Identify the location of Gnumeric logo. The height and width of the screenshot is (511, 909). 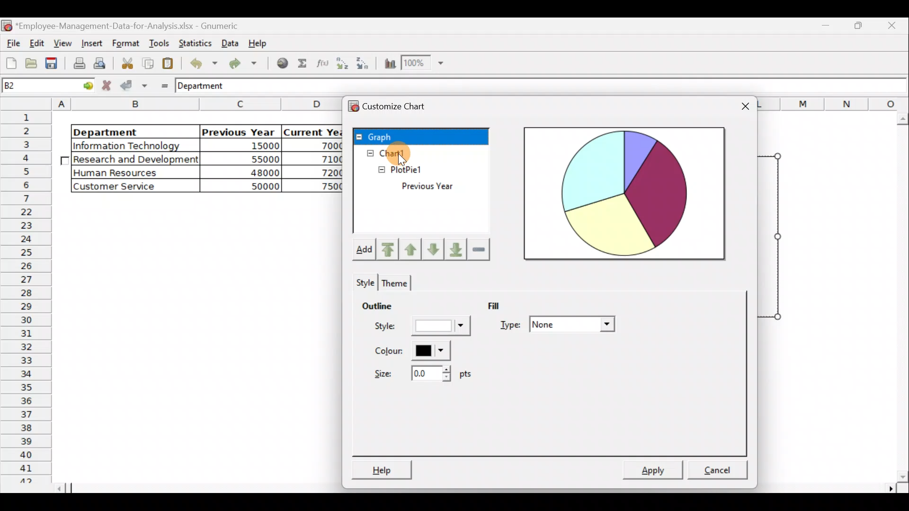
(7, 25).